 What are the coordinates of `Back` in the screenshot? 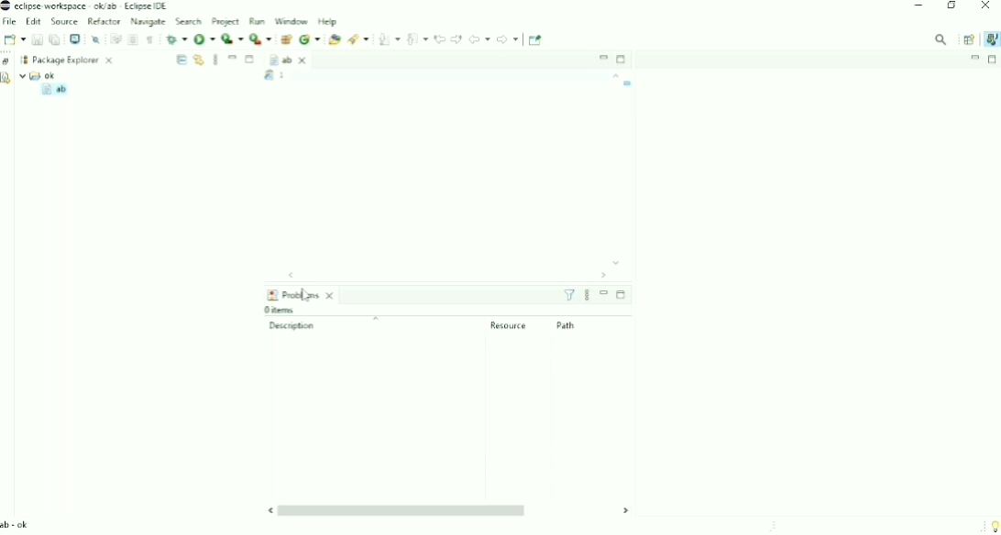 It's located at (479, 38).